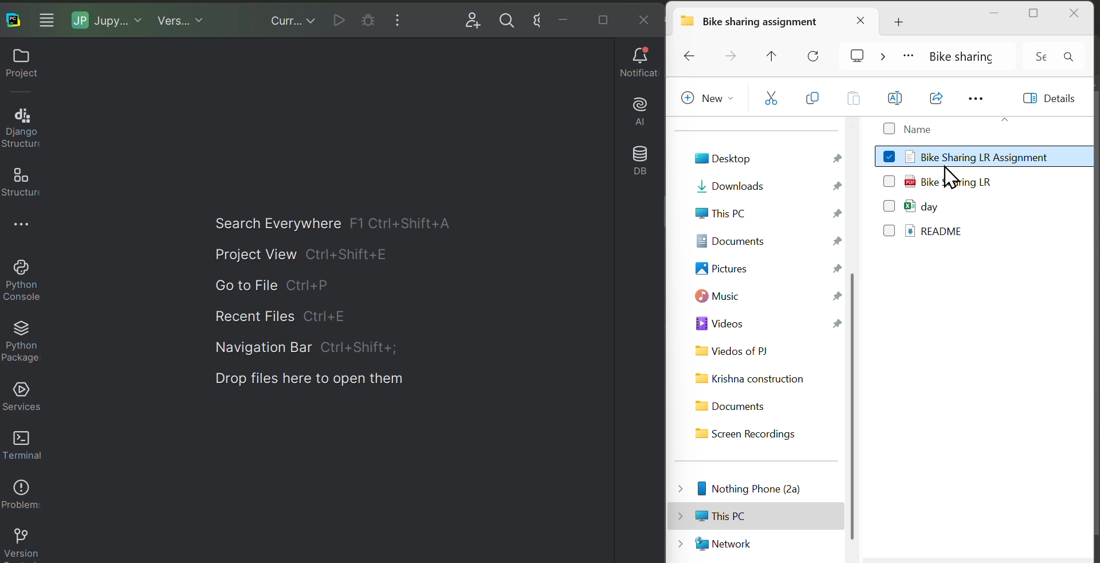  I want to click on AI assistant, so click(635, 108).